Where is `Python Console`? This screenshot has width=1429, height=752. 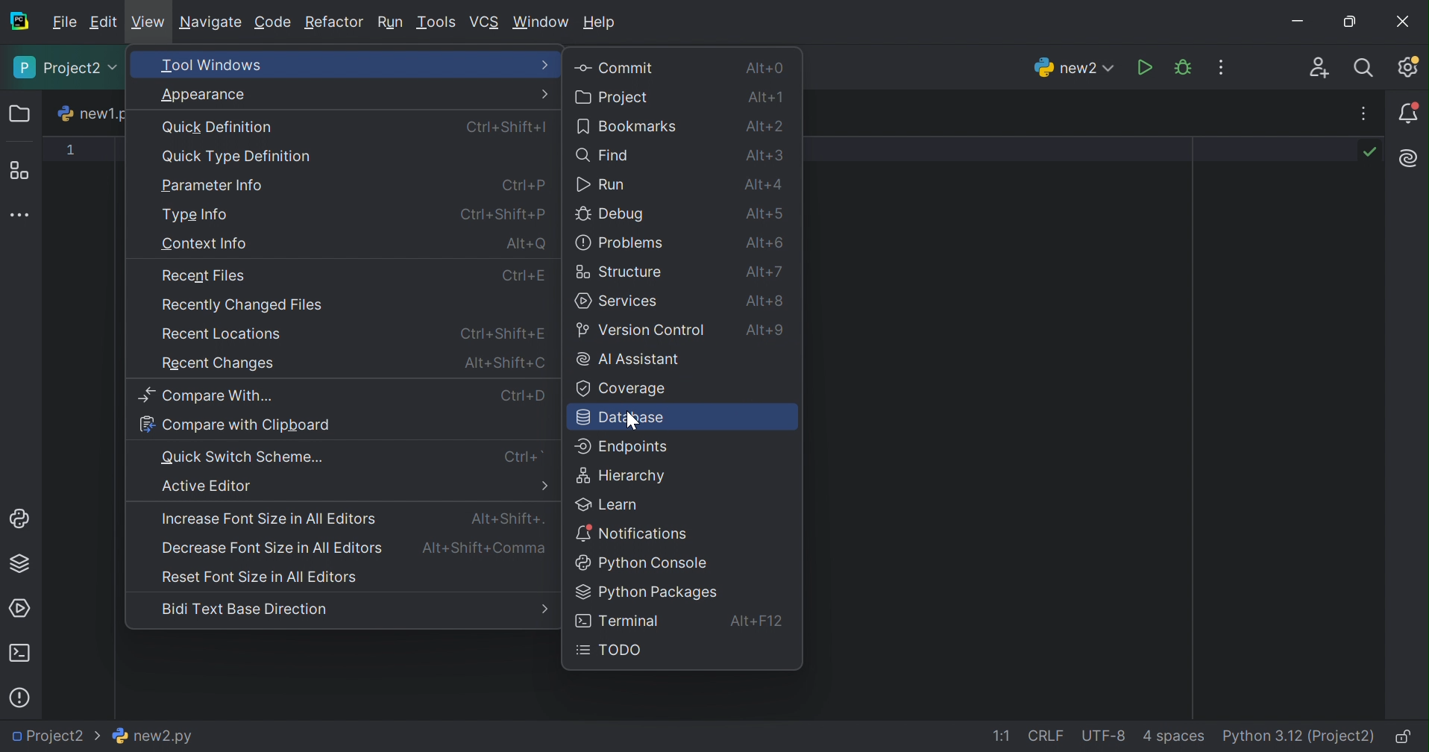
Python Console is located at coordinates (21, 520).